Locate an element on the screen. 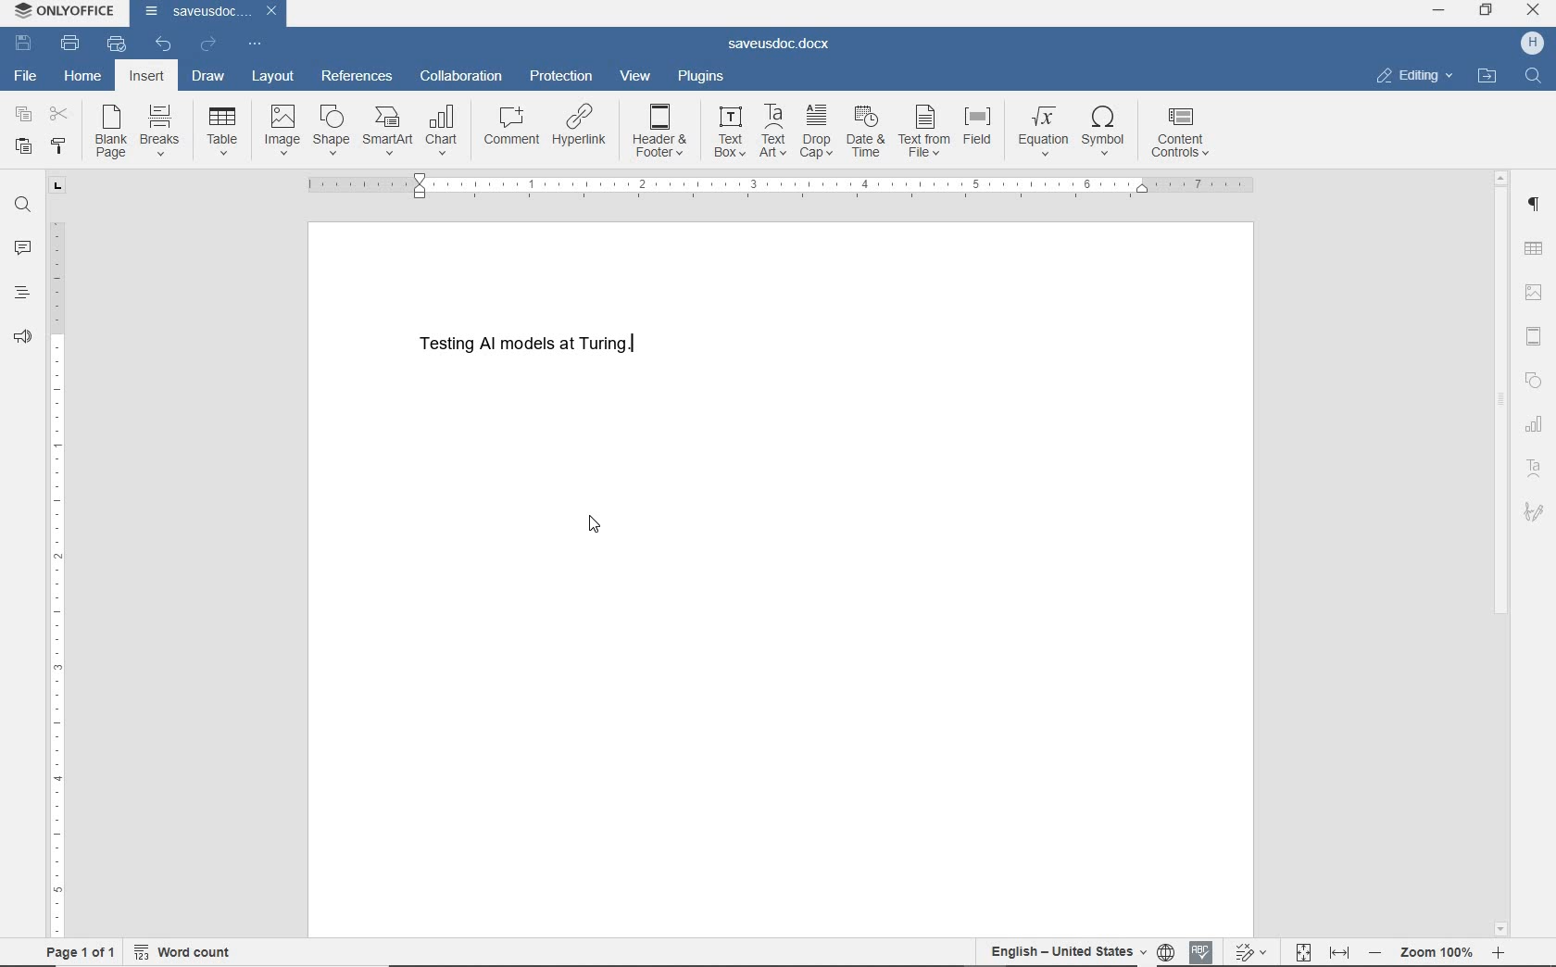  copy is located at coordinates (23, 118).